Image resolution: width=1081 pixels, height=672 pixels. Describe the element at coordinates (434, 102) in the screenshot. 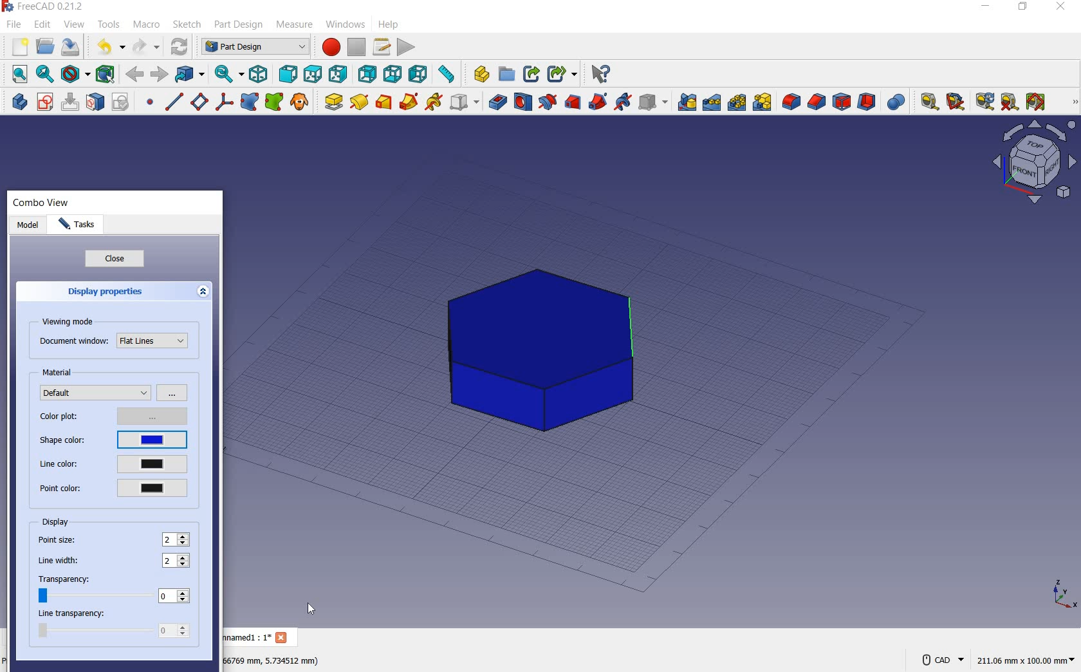

I see `additive helix` at that location.